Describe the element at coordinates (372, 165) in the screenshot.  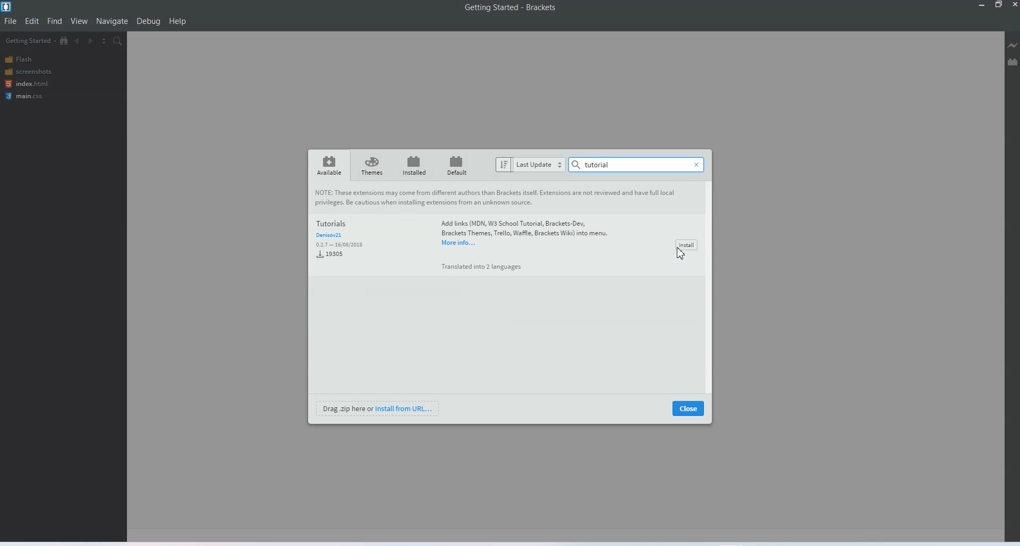
I see `Theme` at that location.